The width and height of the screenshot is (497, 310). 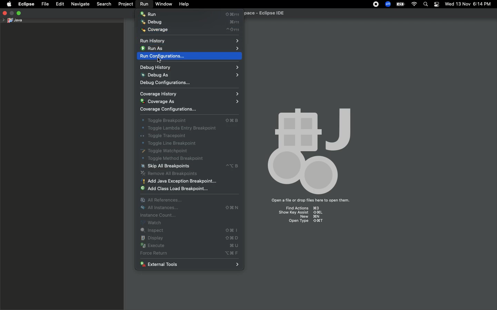 What do you see at coordinates (191, 254) in the screenshot?
I see `Force return` at bounding box center [191, 254].